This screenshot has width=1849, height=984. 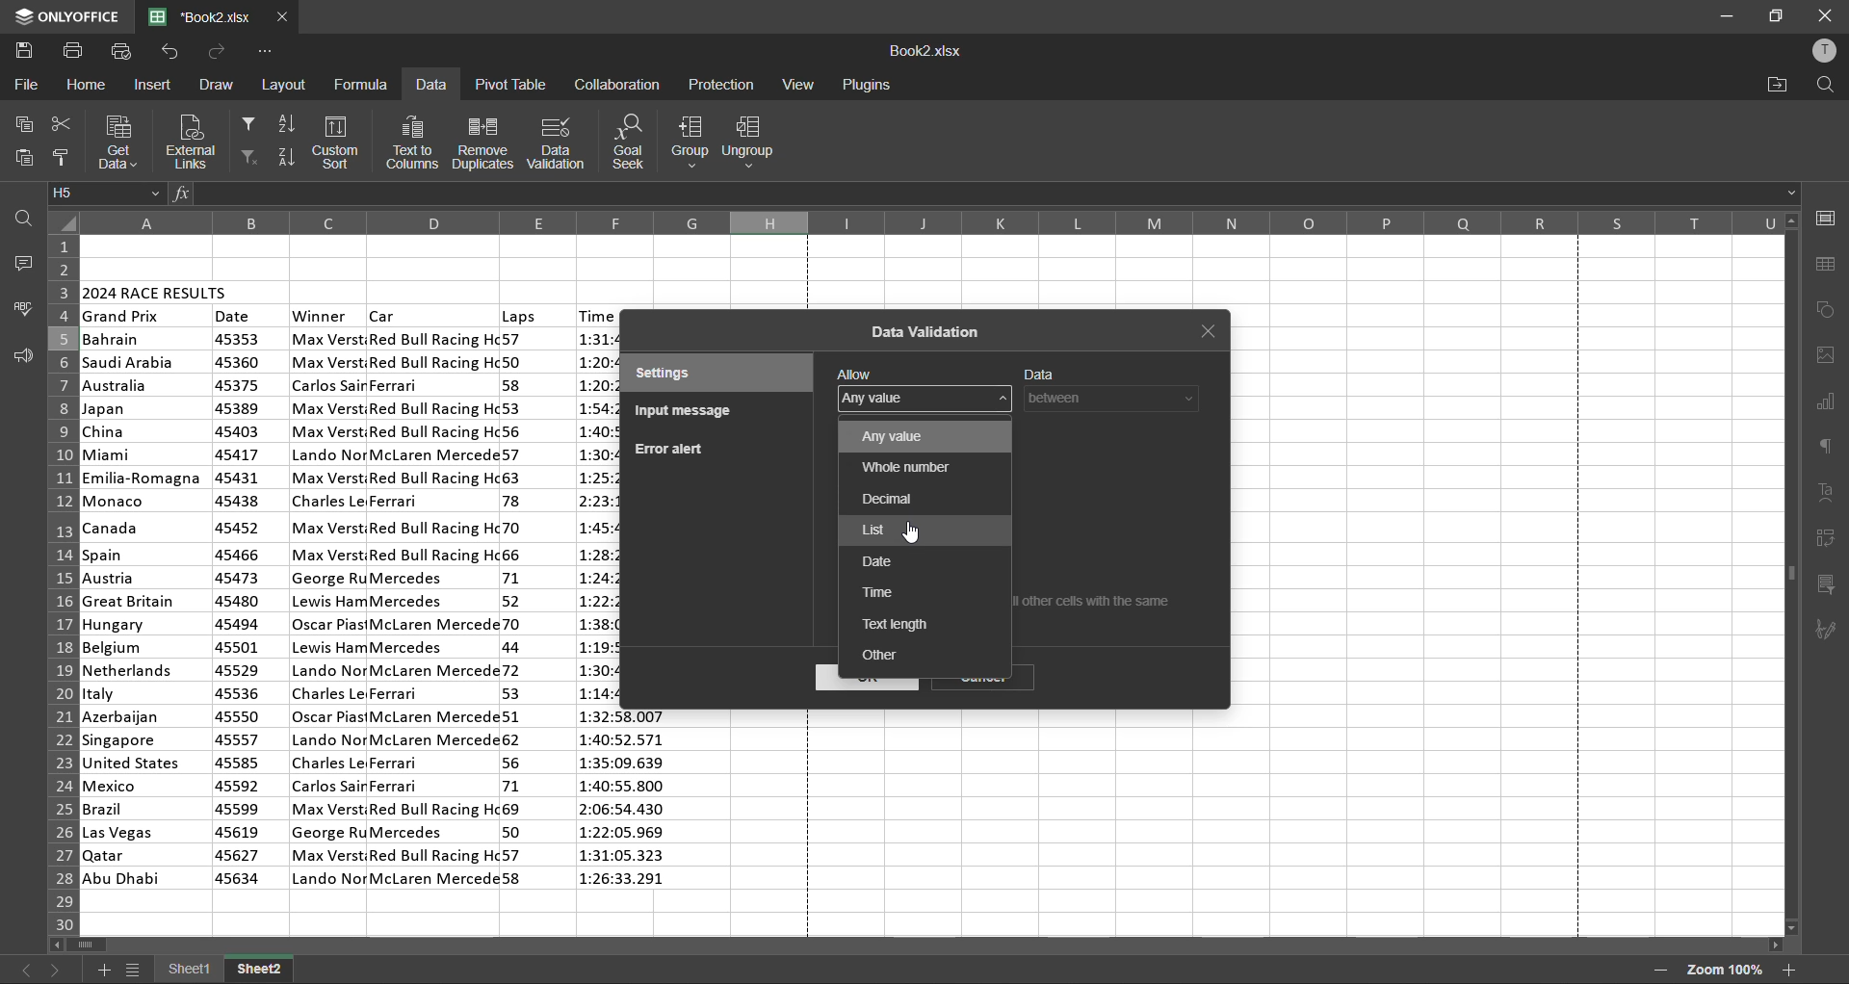 What do you see at coordinates (689, 413) in the screenshot?
I see `input message` at bounding box center [689, 413].